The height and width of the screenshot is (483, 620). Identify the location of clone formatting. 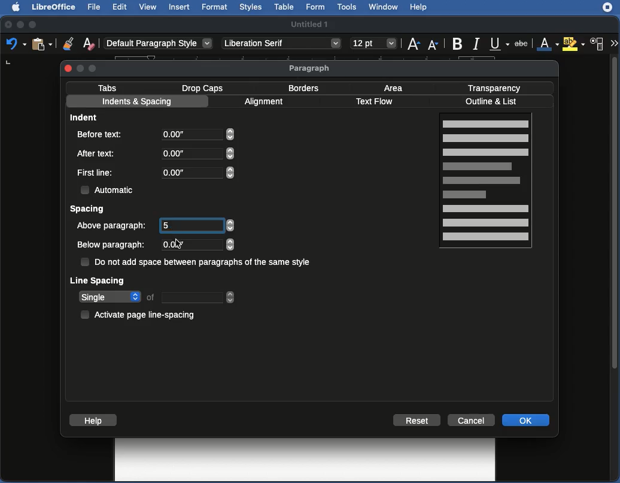
(65, 43).